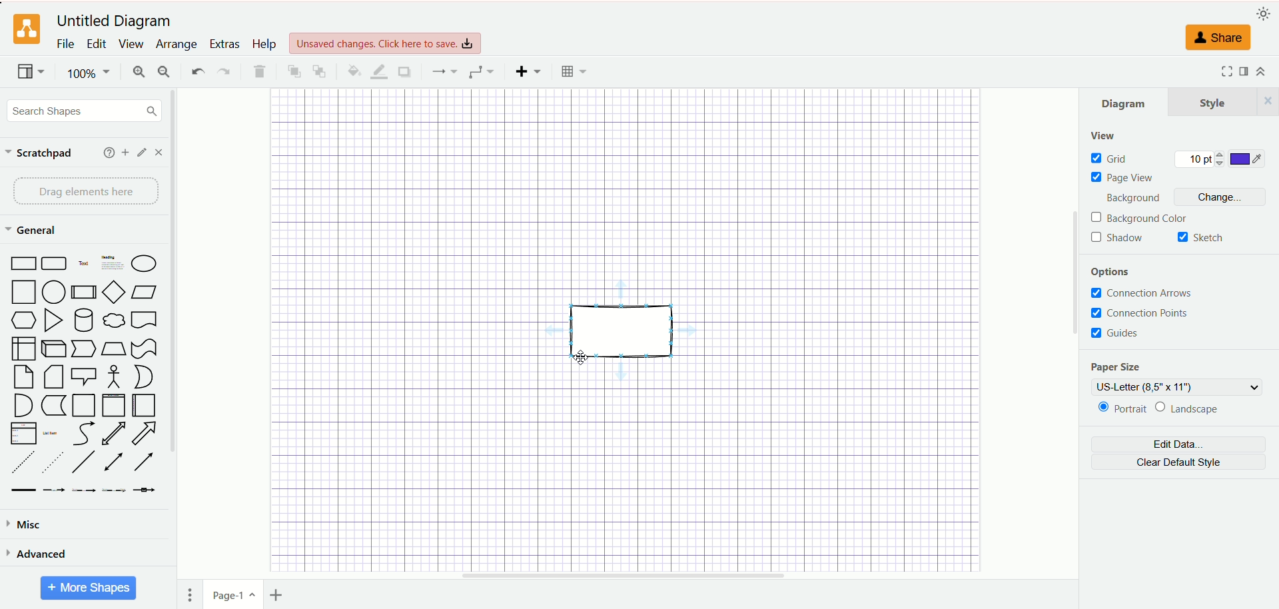 The width and height of the screenshot is (1279, 609). What do you see at coordinates (1125, 178) in the screenshot?
I see `page view` at bounding box center [1125, 178].